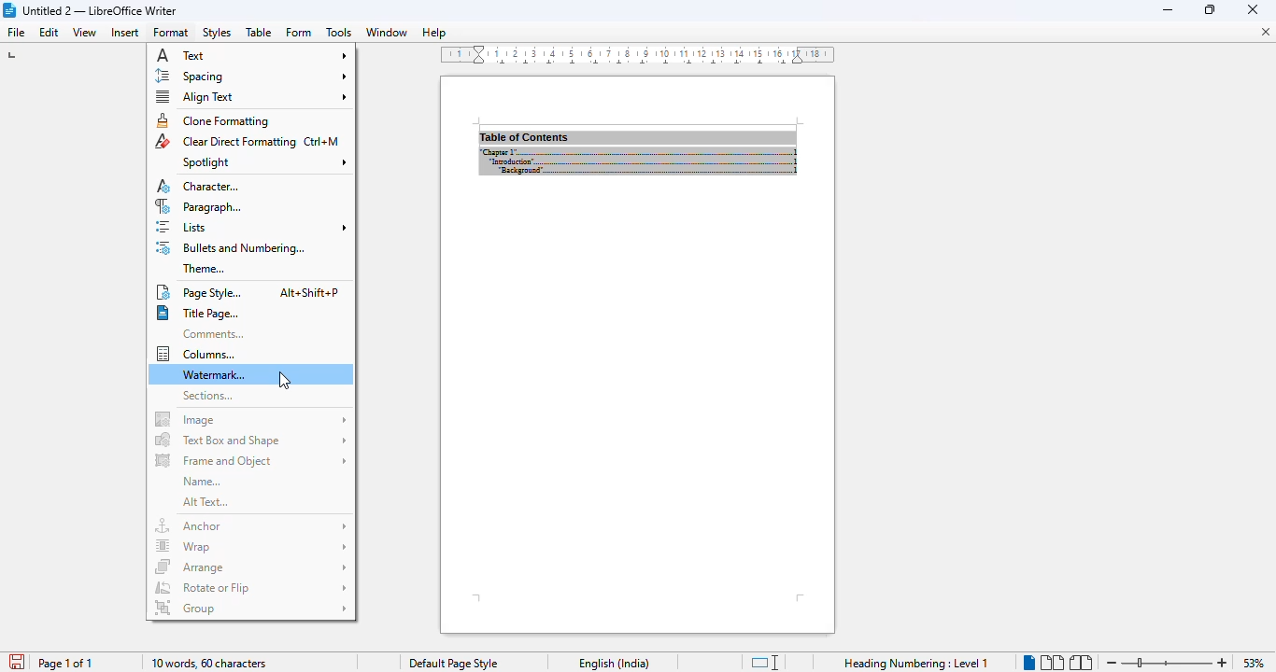 The image size is (1276, 672). What do you see at coordinates (1253, 9) in the screenshot?
I see `minimize` at bounding box center [1253, 9].